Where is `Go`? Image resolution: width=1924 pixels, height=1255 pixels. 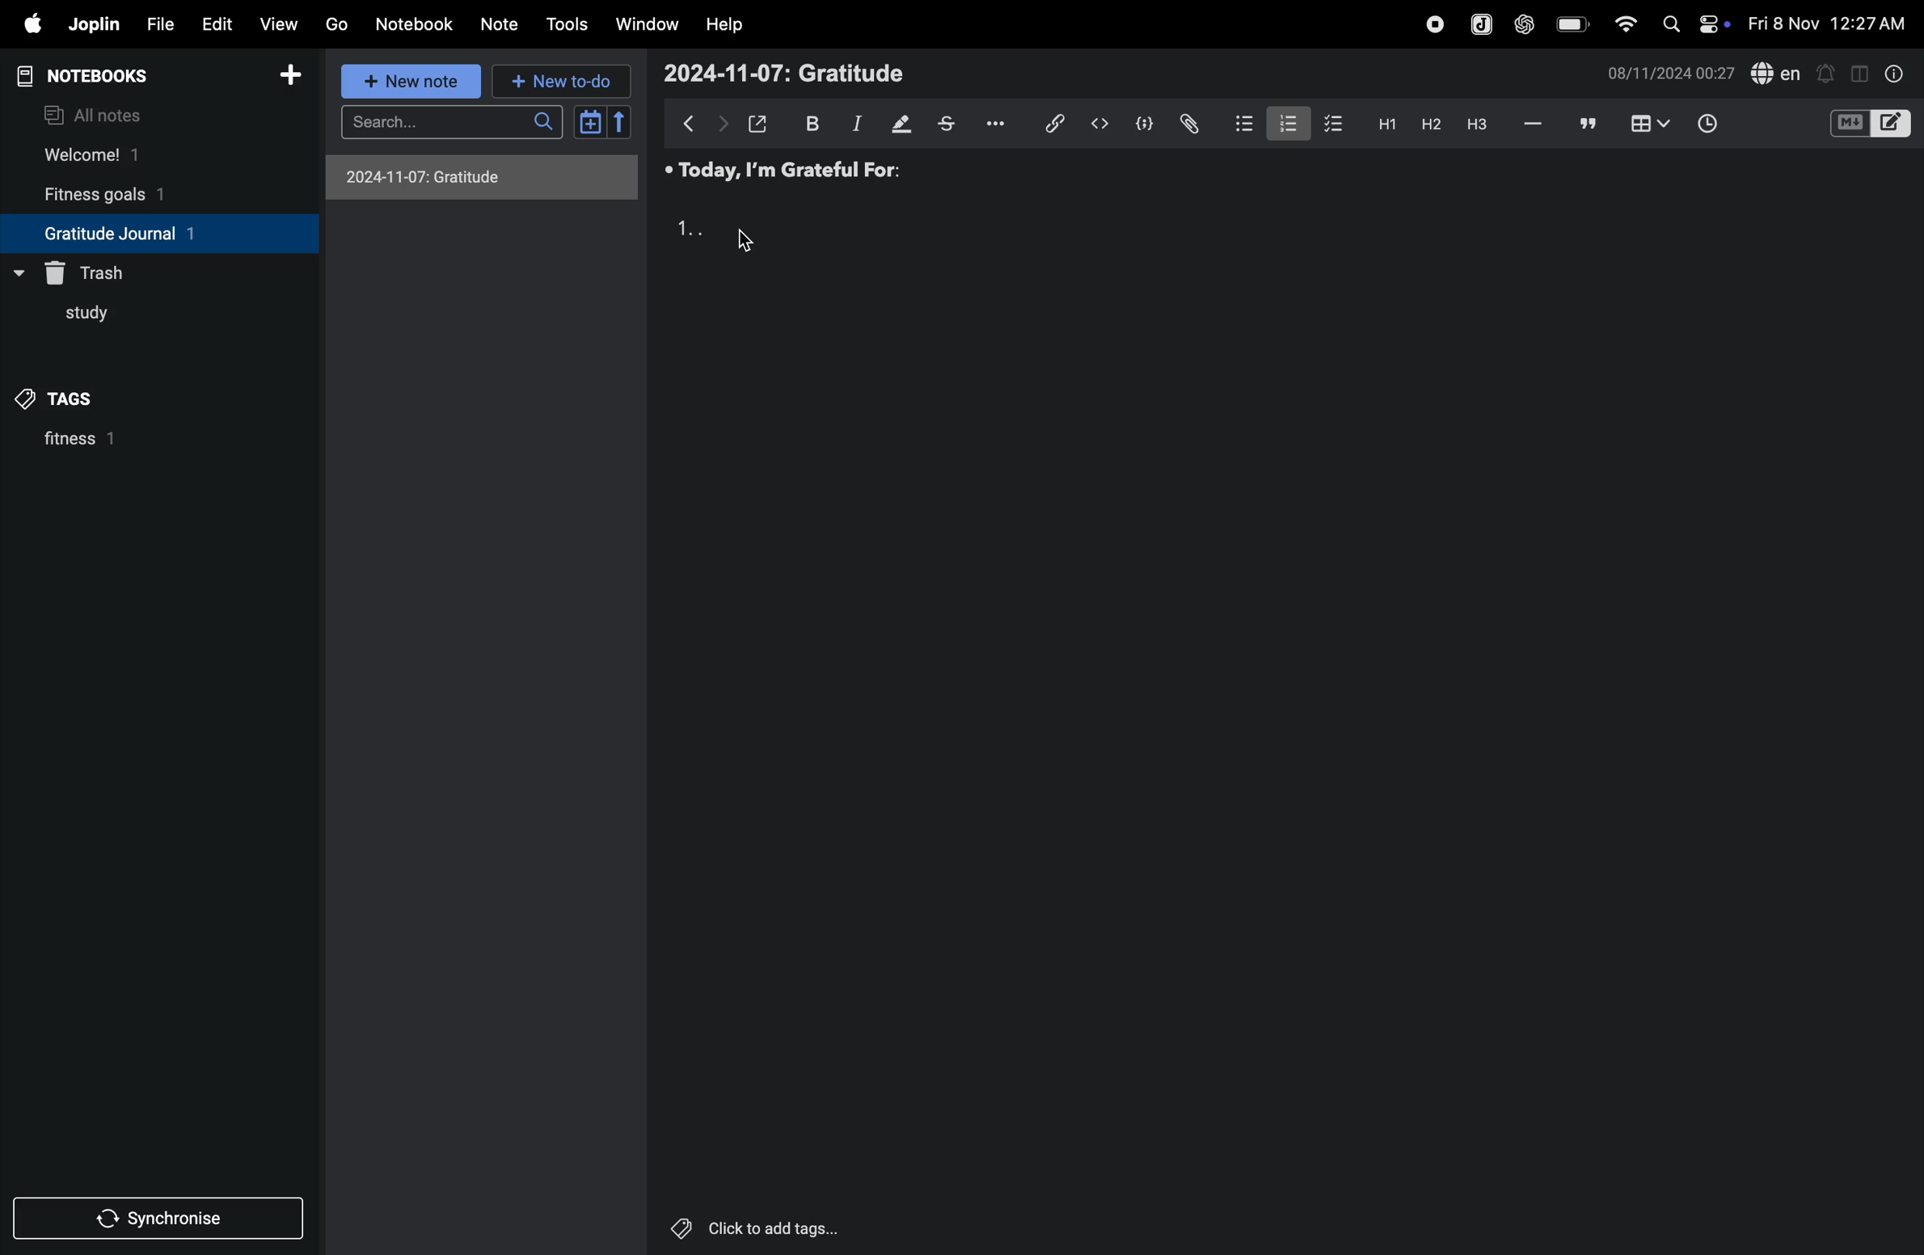
Go is located at coordinates (337, 23).